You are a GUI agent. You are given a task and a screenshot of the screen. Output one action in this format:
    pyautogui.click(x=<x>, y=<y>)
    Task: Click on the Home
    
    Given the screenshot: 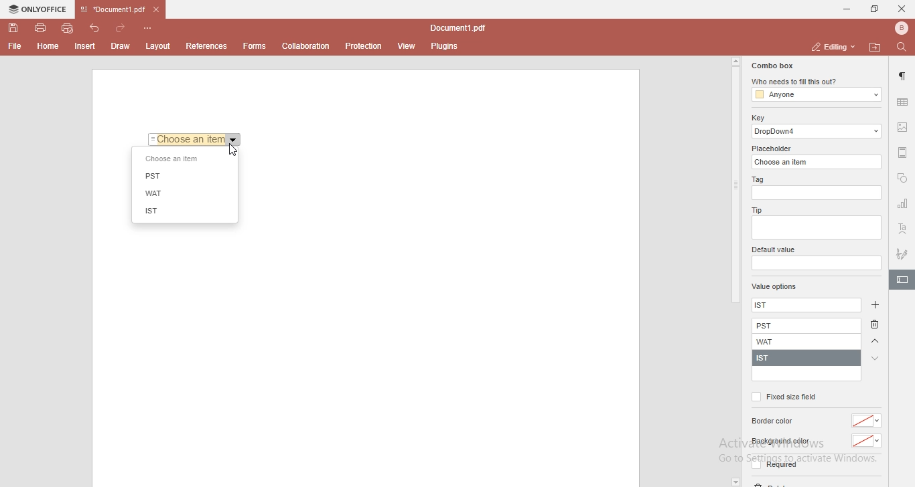 What is the action you would take?
    pyautogui.click(x=49, y=48)
    